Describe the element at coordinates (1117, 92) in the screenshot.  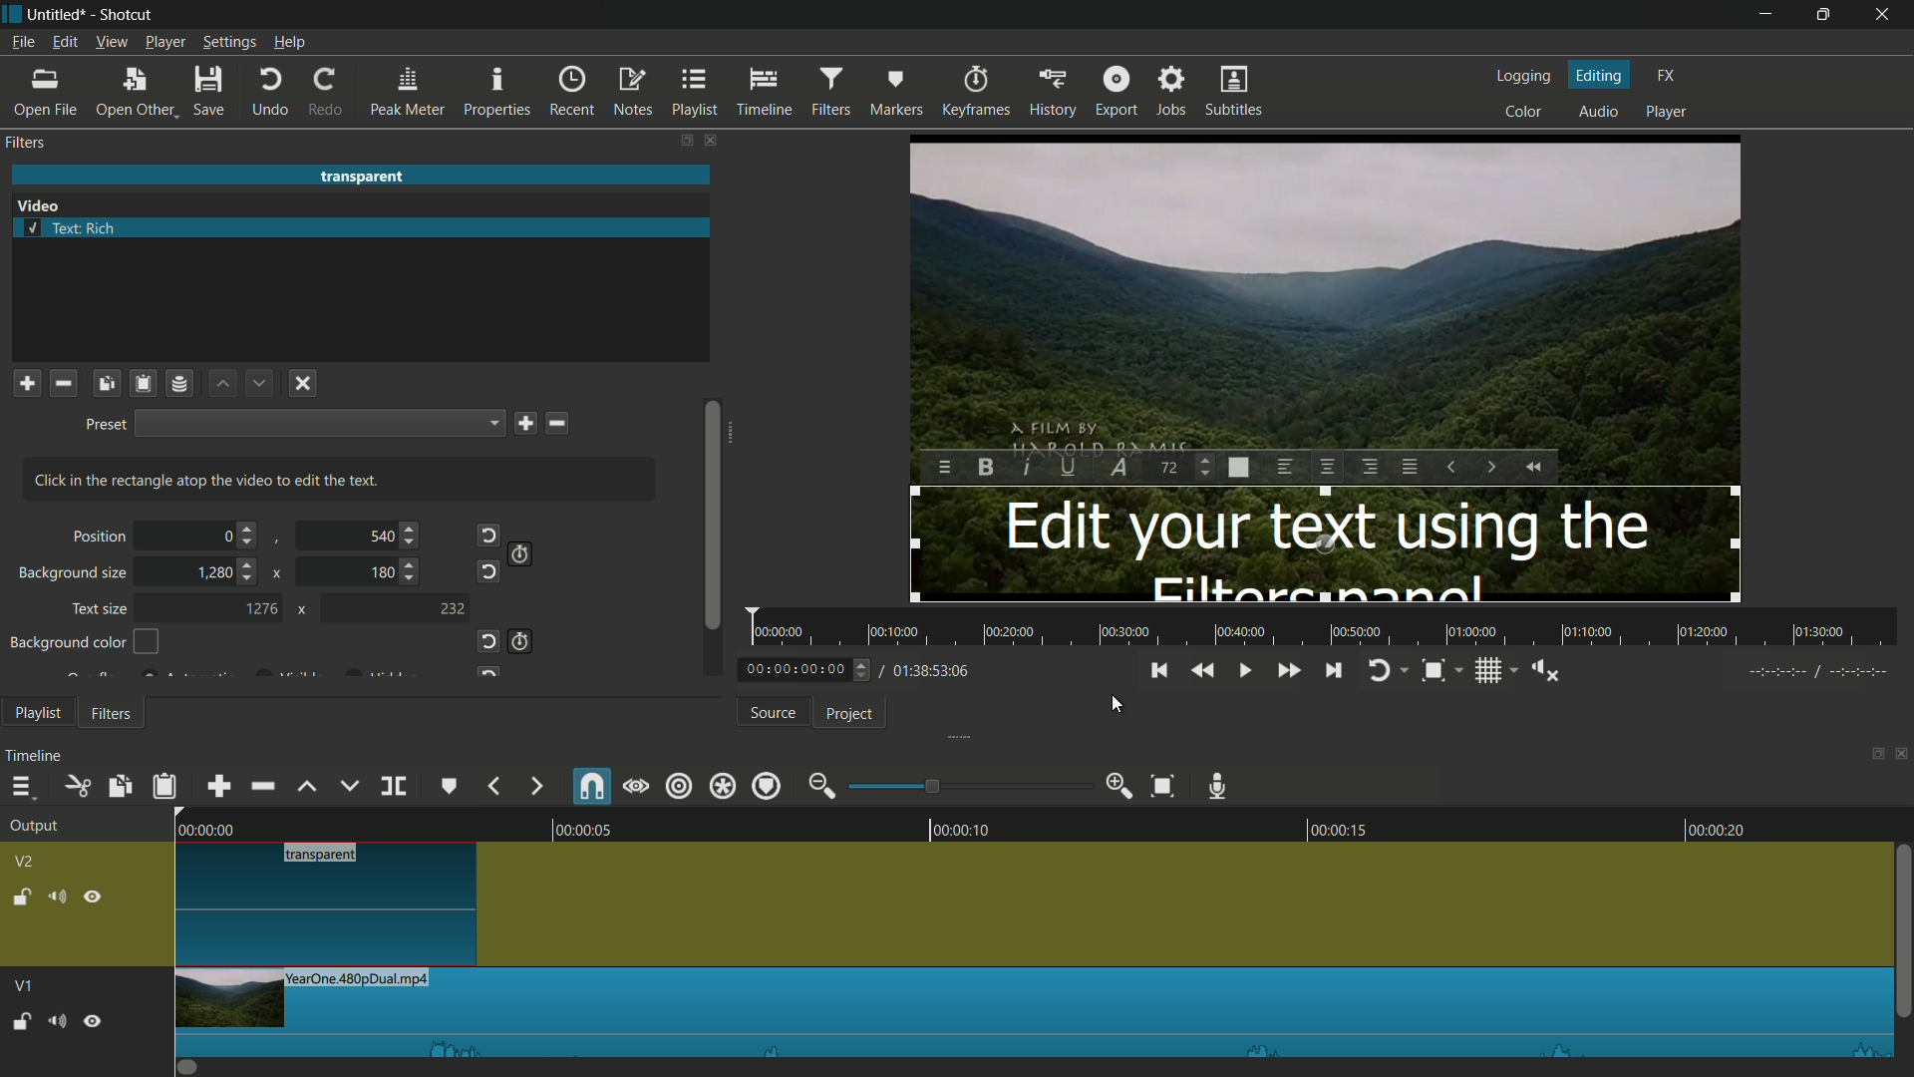
I see `export` at that location.